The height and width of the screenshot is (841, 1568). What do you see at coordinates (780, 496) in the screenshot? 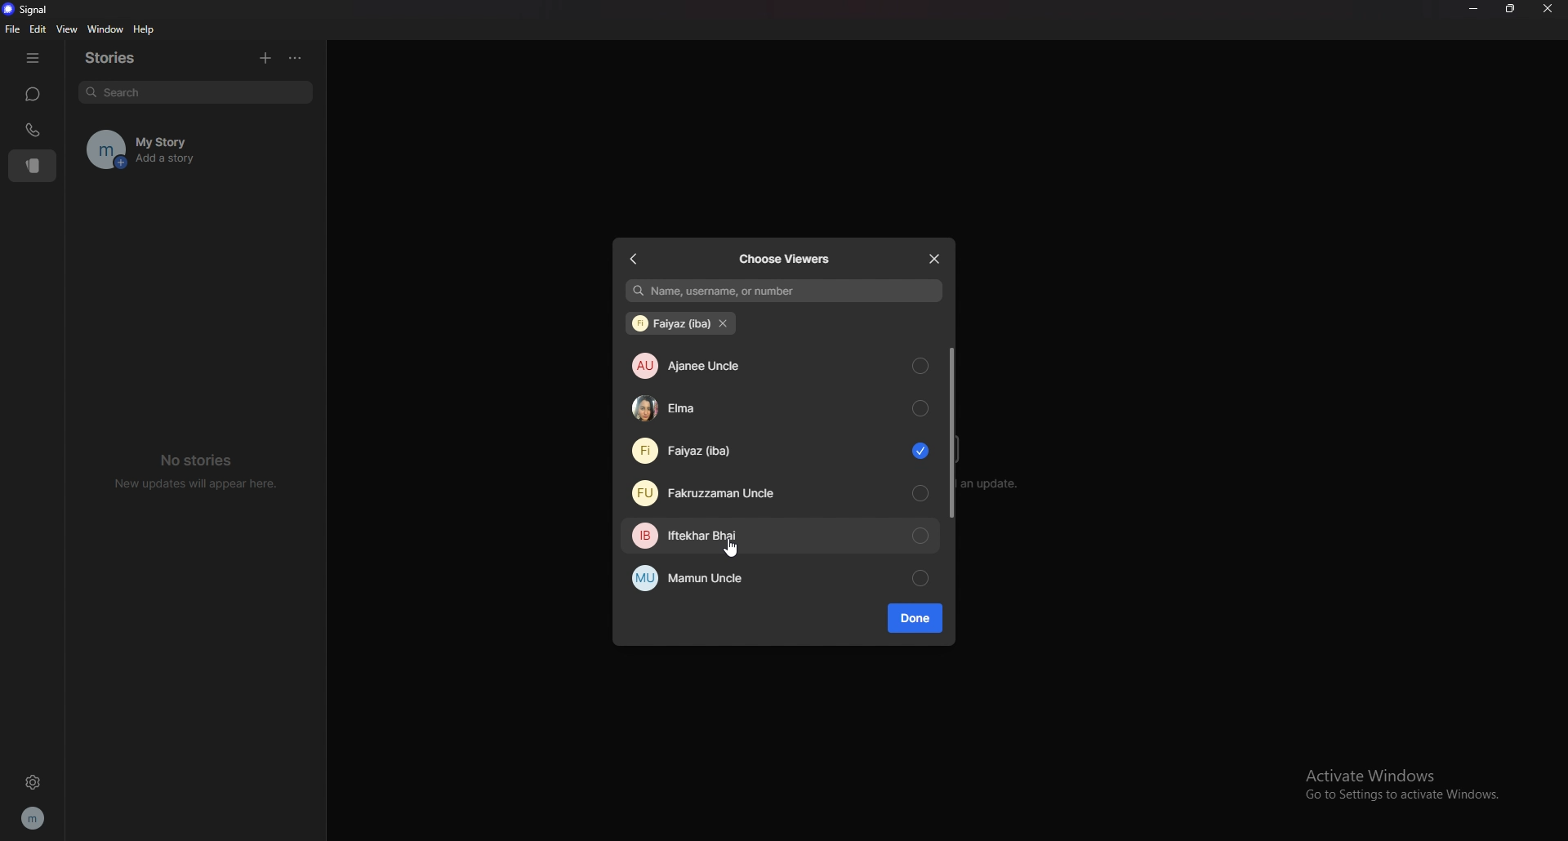
I see `fakruzzaman uncle` at bounding box center [780, 496].